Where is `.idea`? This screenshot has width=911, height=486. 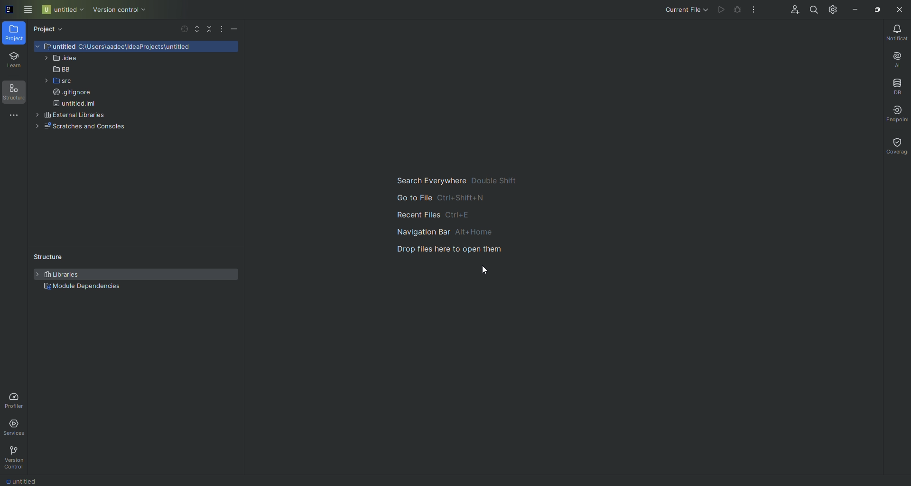
.idea is located at coordinates (60, 59).